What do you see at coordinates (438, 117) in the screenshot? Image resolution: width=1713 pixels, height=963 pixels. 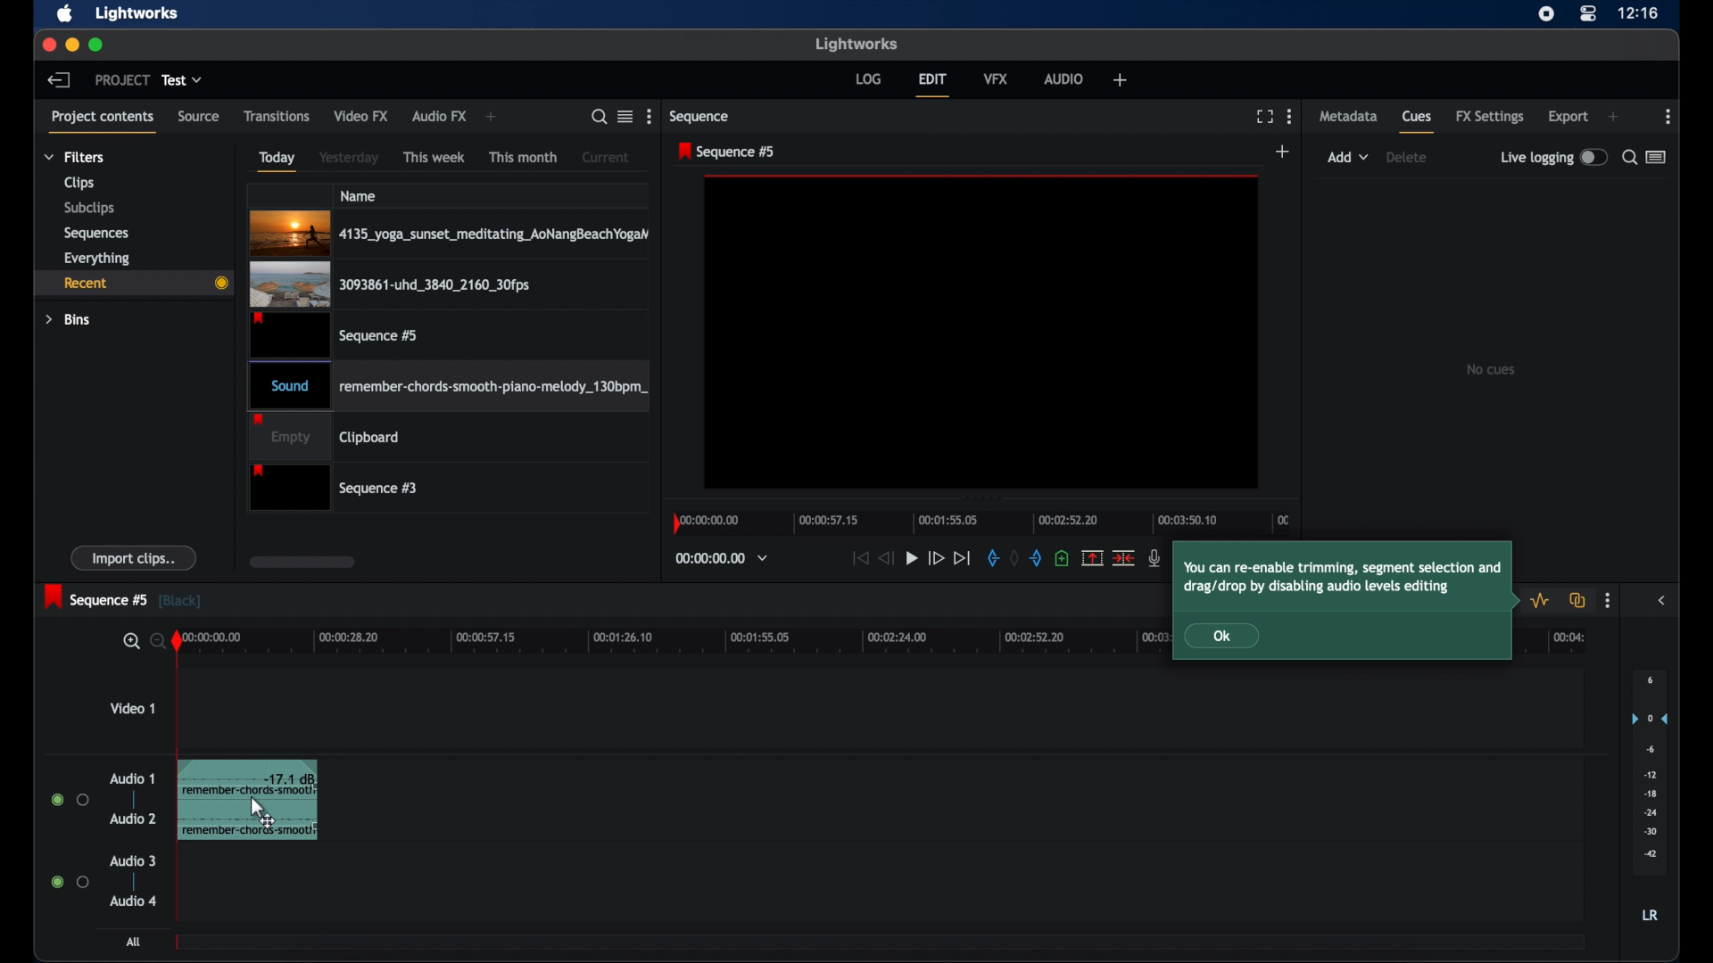 I see `audio fx` at bounding box center [438, 117].